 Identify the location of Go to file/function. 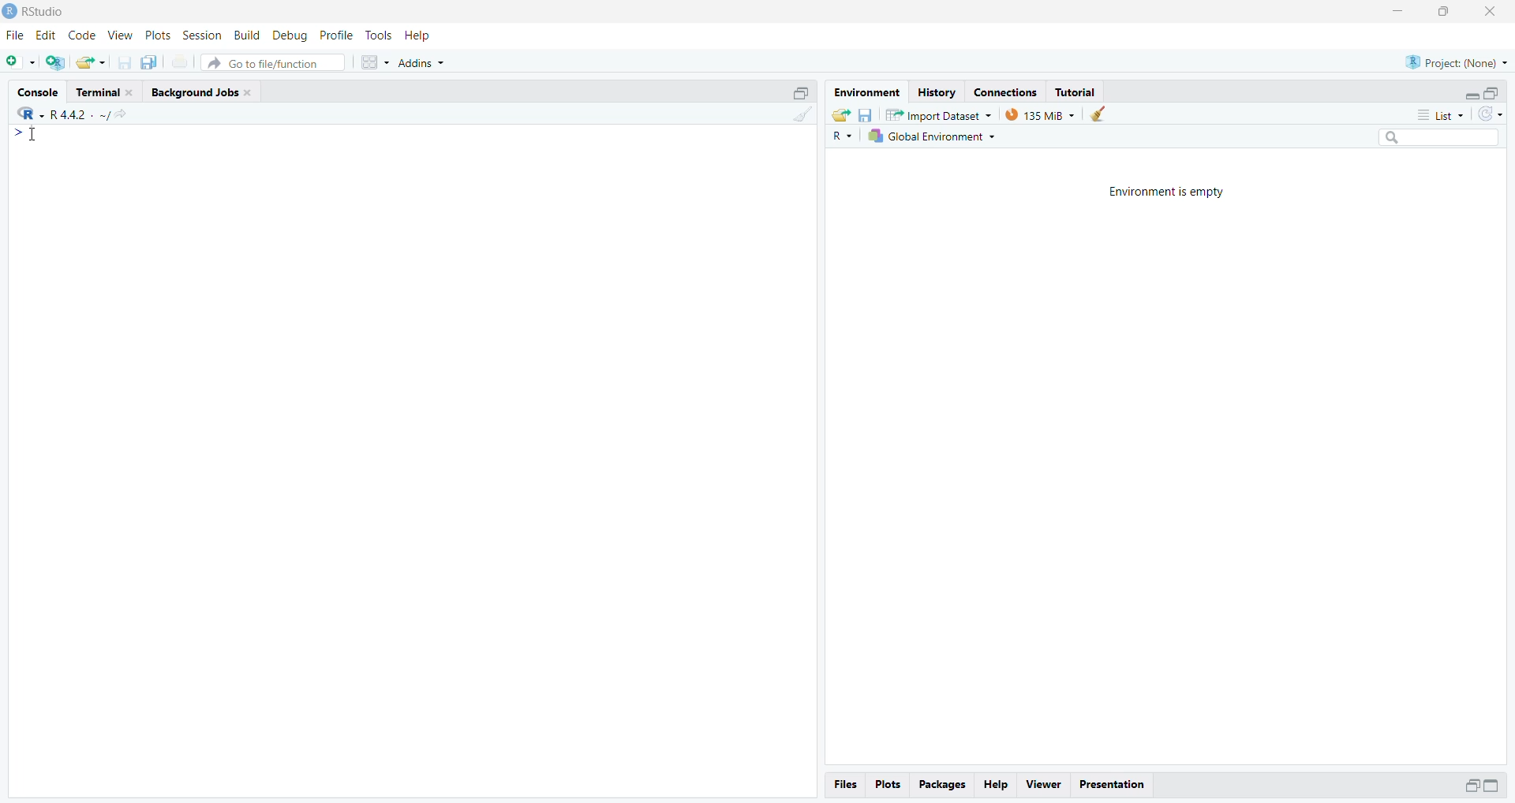
(275, 62).